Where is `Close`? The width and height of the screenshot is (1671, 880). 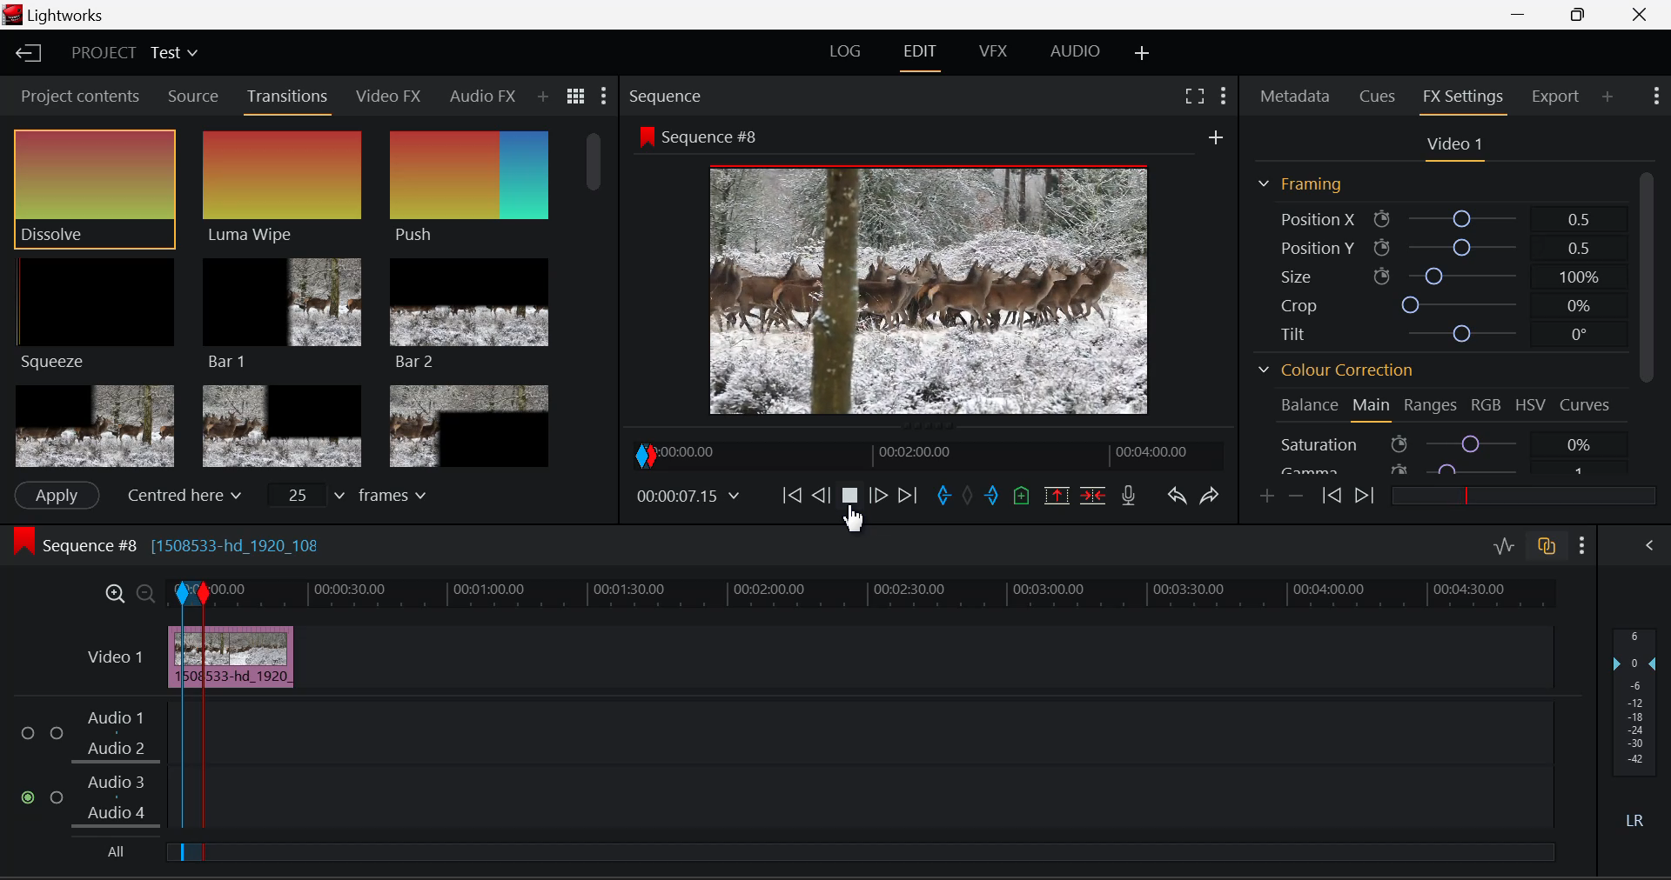 Close is located at coordinates (1641, 15).